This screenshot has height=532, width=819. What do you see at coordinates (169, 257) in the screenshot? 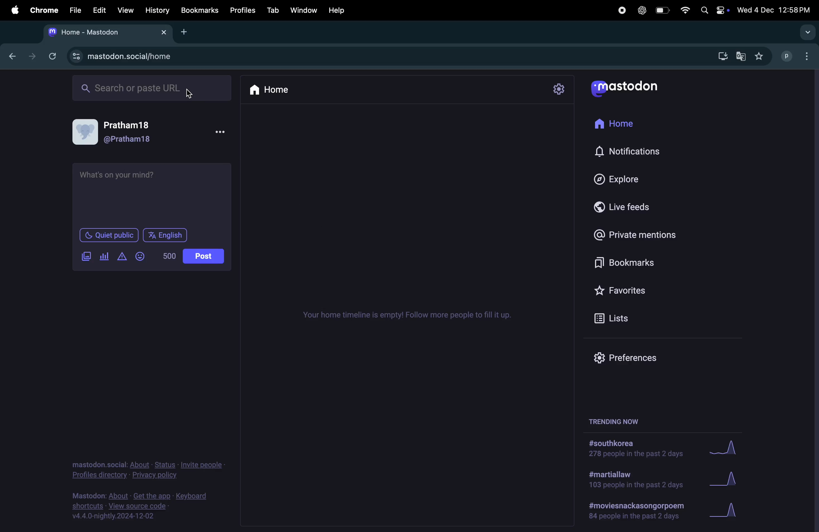
I see `500` at bounding box center [169, 257].